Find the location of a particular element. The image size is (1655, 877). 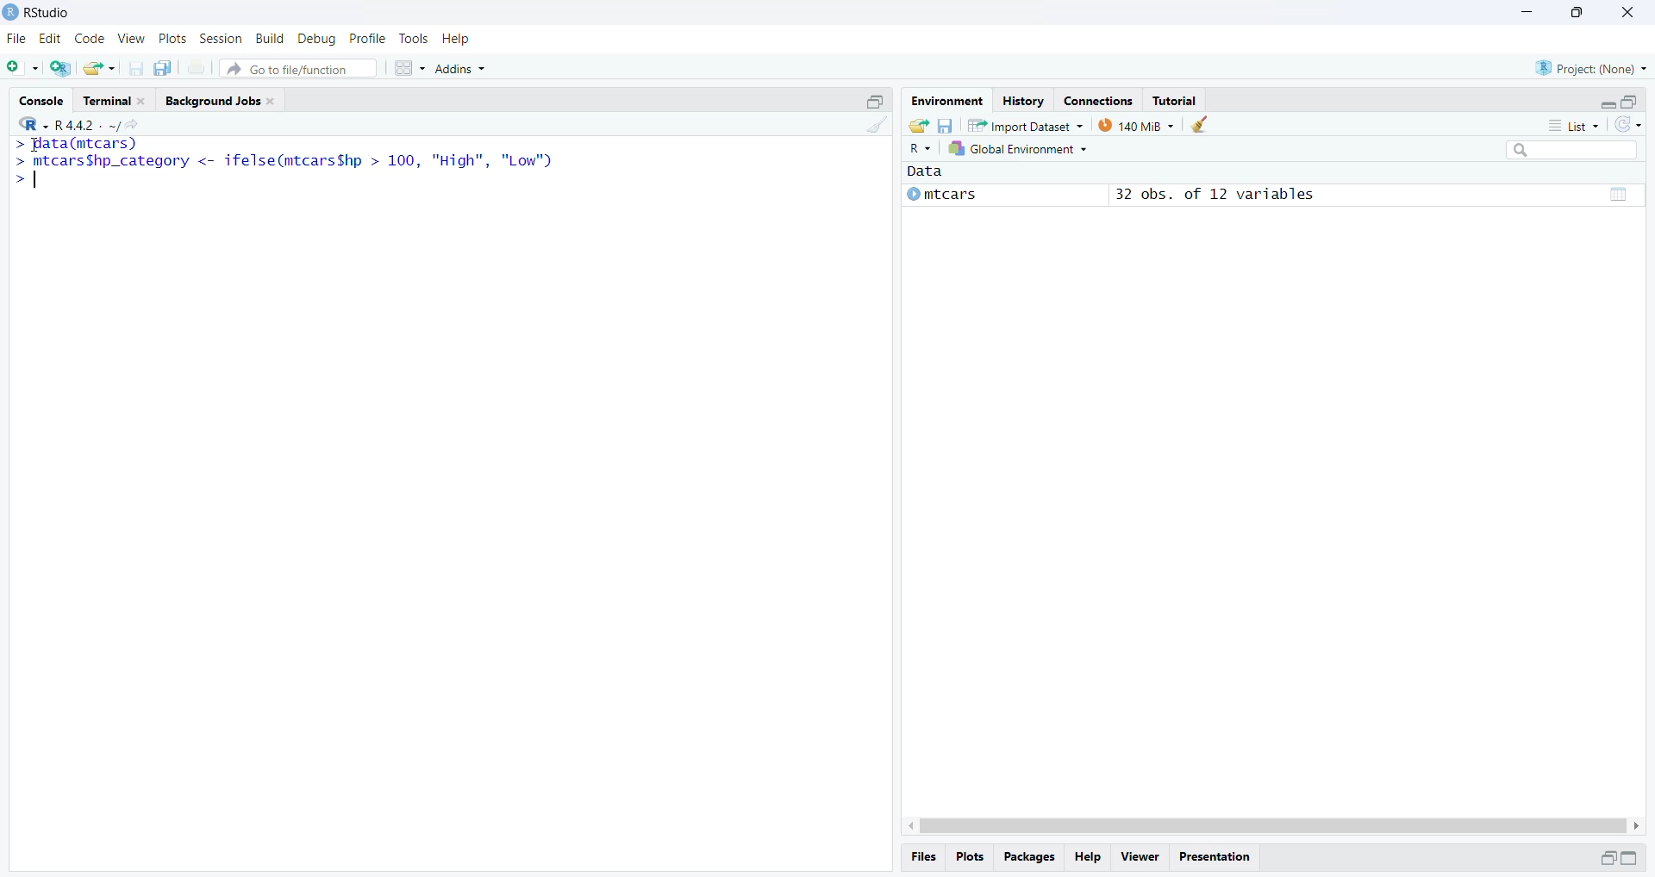

Help is located at coordinates (1090, 857).